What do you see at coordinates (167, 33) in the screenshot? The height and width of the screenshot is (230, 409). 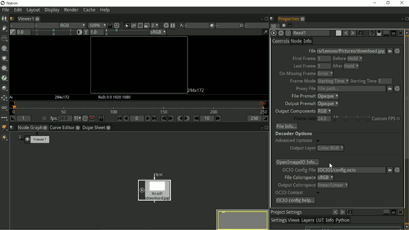 I see `Checkerboard` at bounding box center [167, 33].